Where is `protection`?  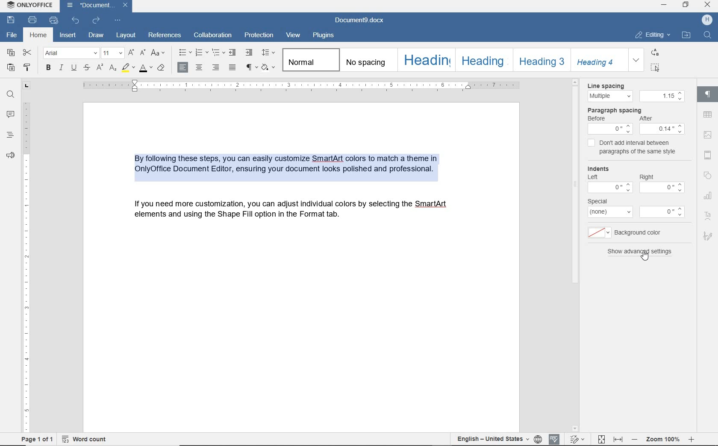 protection is located at coordinates (259, 36).